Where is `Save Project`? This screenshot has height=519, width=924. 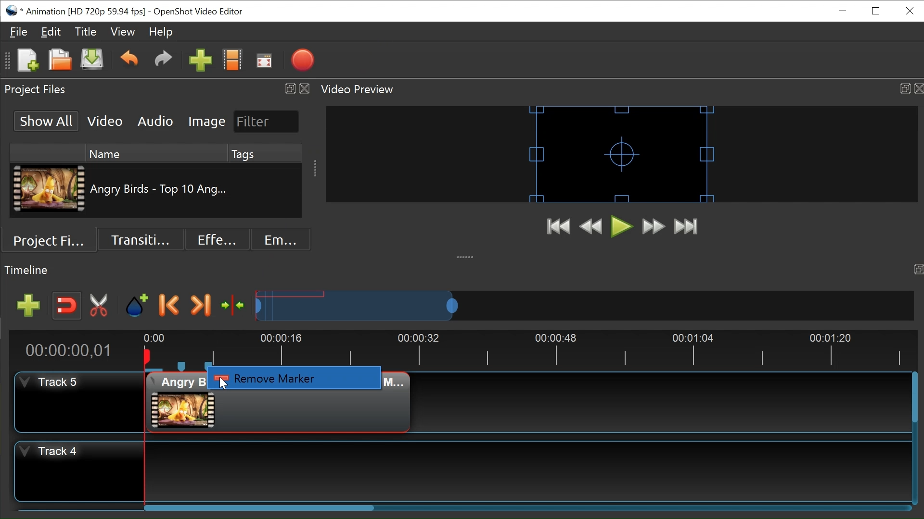 Save Project is located at coordinates (91, 62).